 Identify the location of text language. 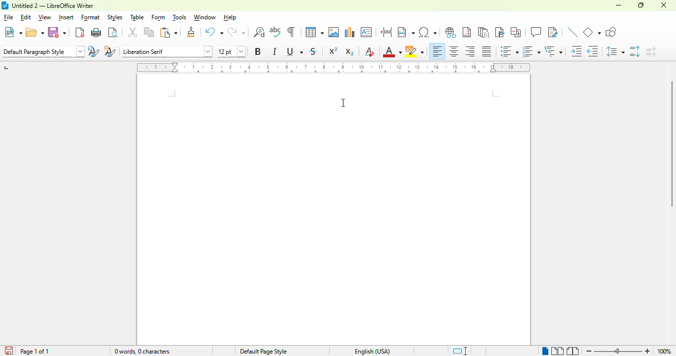
(373, 351).